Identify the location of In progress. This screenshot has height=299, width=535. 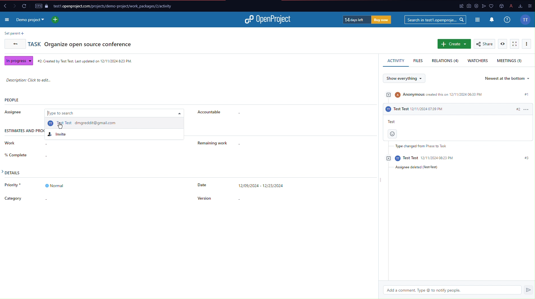
(18, 61).